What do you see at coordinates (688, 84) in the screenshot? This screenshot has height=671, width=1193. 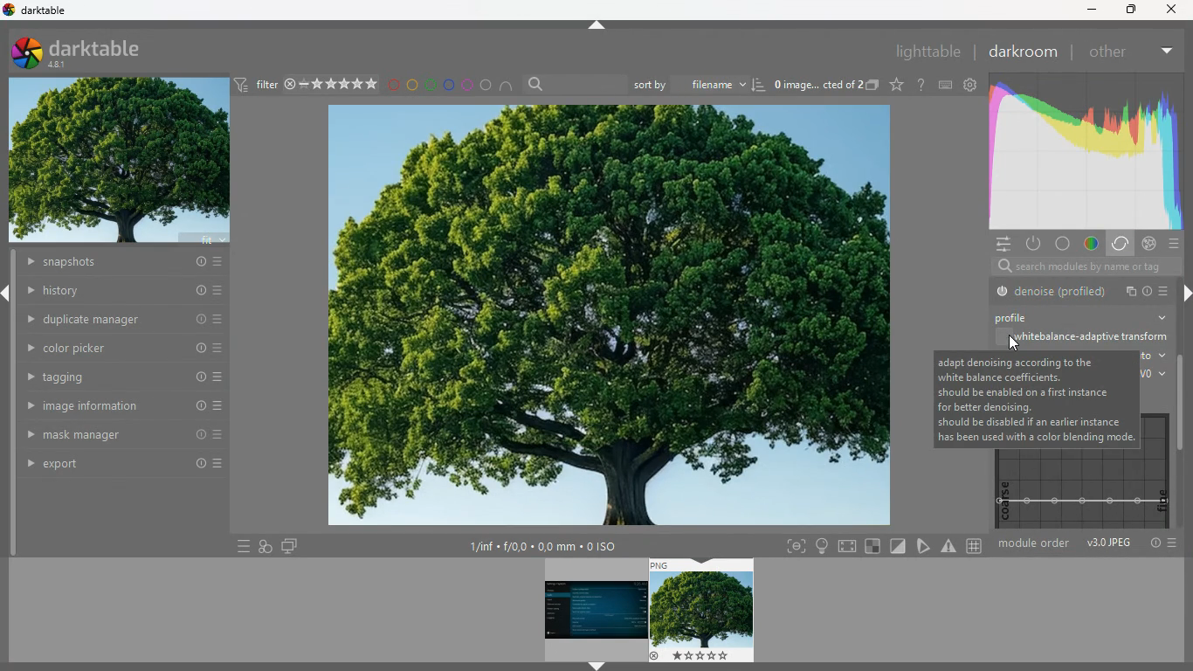 I see `sort by filename` at bounding box center [688, 84].